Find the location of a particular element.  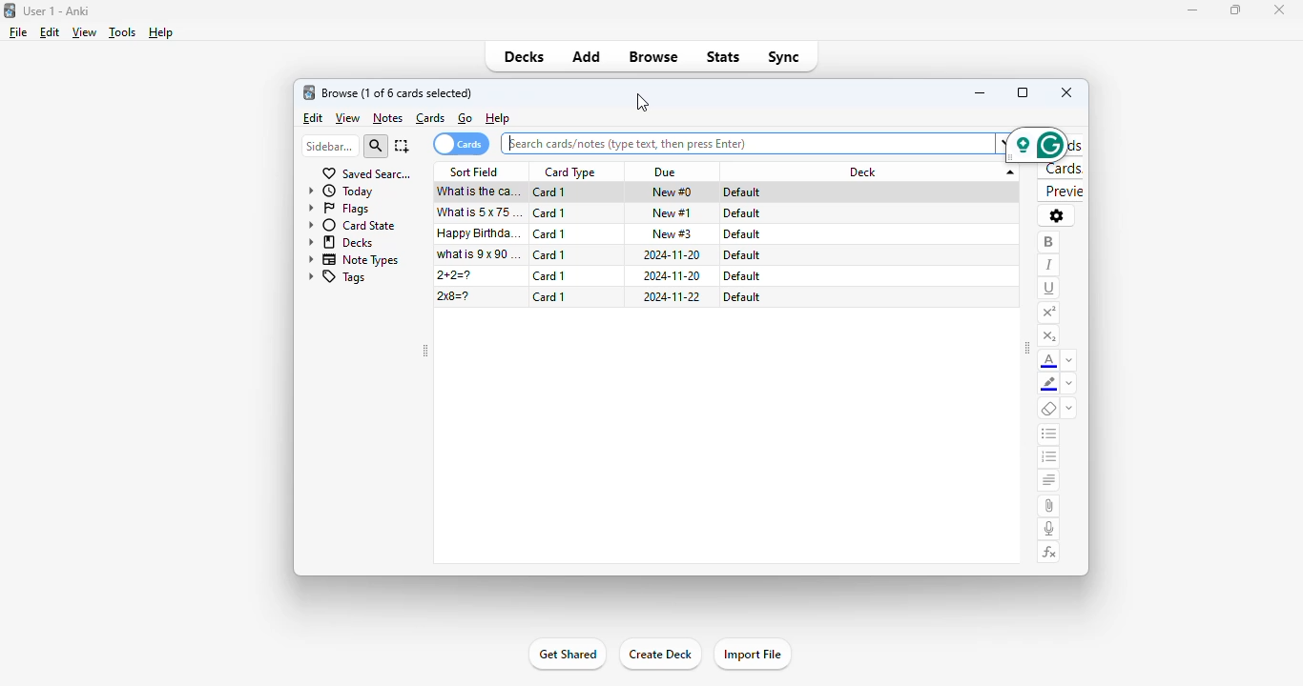

options is located at coordinates (1057, 216).